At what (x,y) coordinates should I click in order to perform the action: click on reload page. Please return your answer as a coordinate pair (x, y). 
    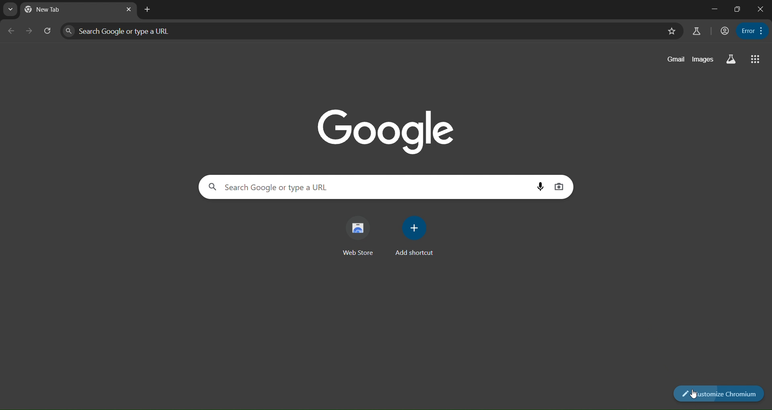
    Looking at the image, I should click on (47, 31).